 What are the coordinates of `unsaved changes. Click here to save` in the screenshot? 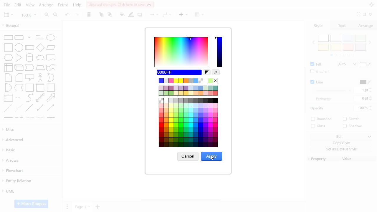 It's located at (120, 4).